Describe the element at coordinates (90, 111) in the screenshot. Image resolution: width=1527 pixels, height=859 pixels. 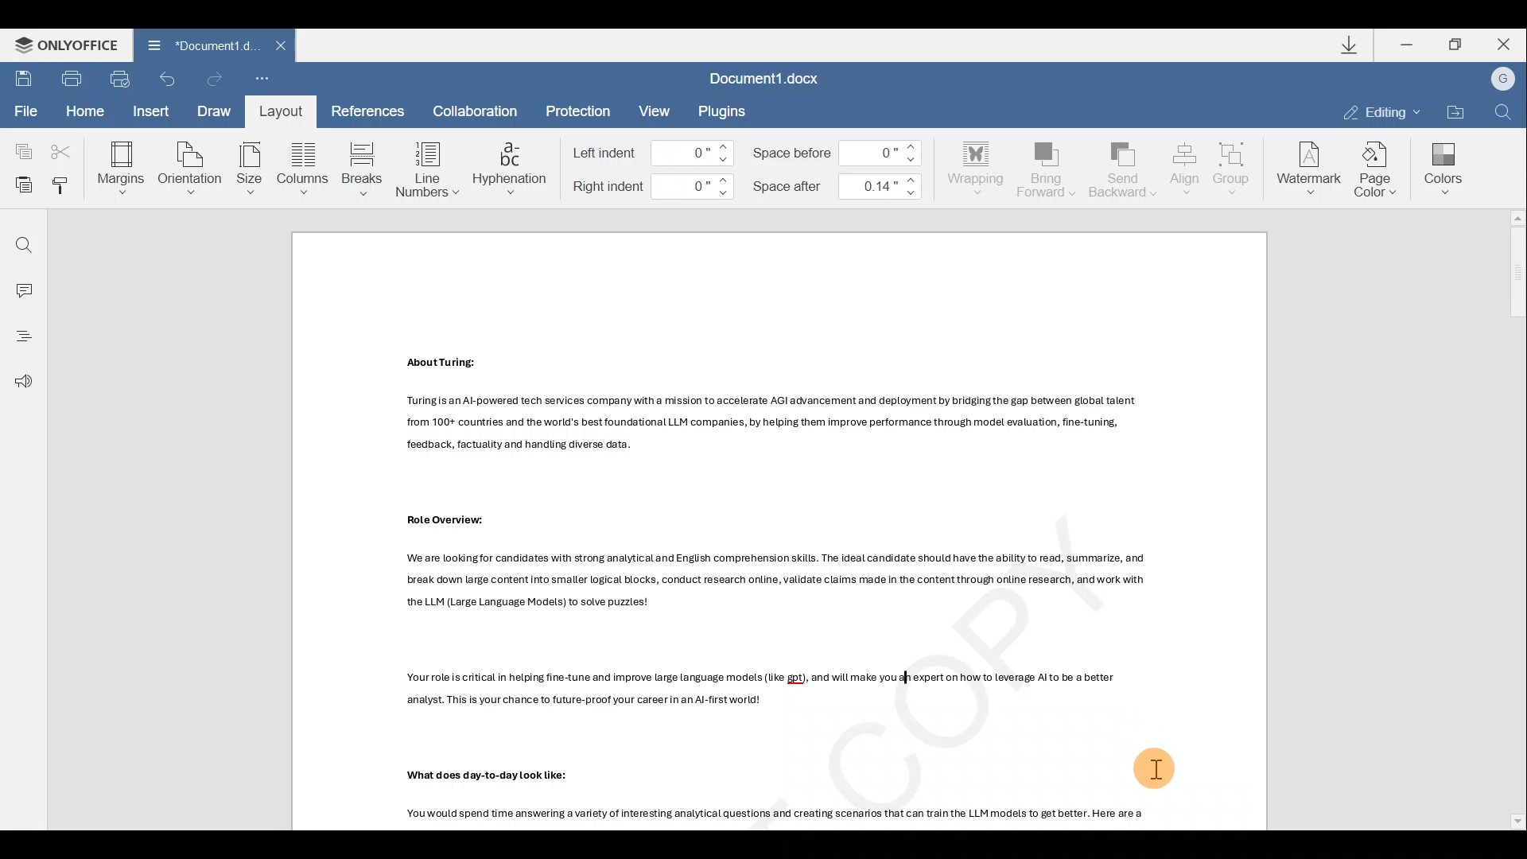
I see `Home` at that location.